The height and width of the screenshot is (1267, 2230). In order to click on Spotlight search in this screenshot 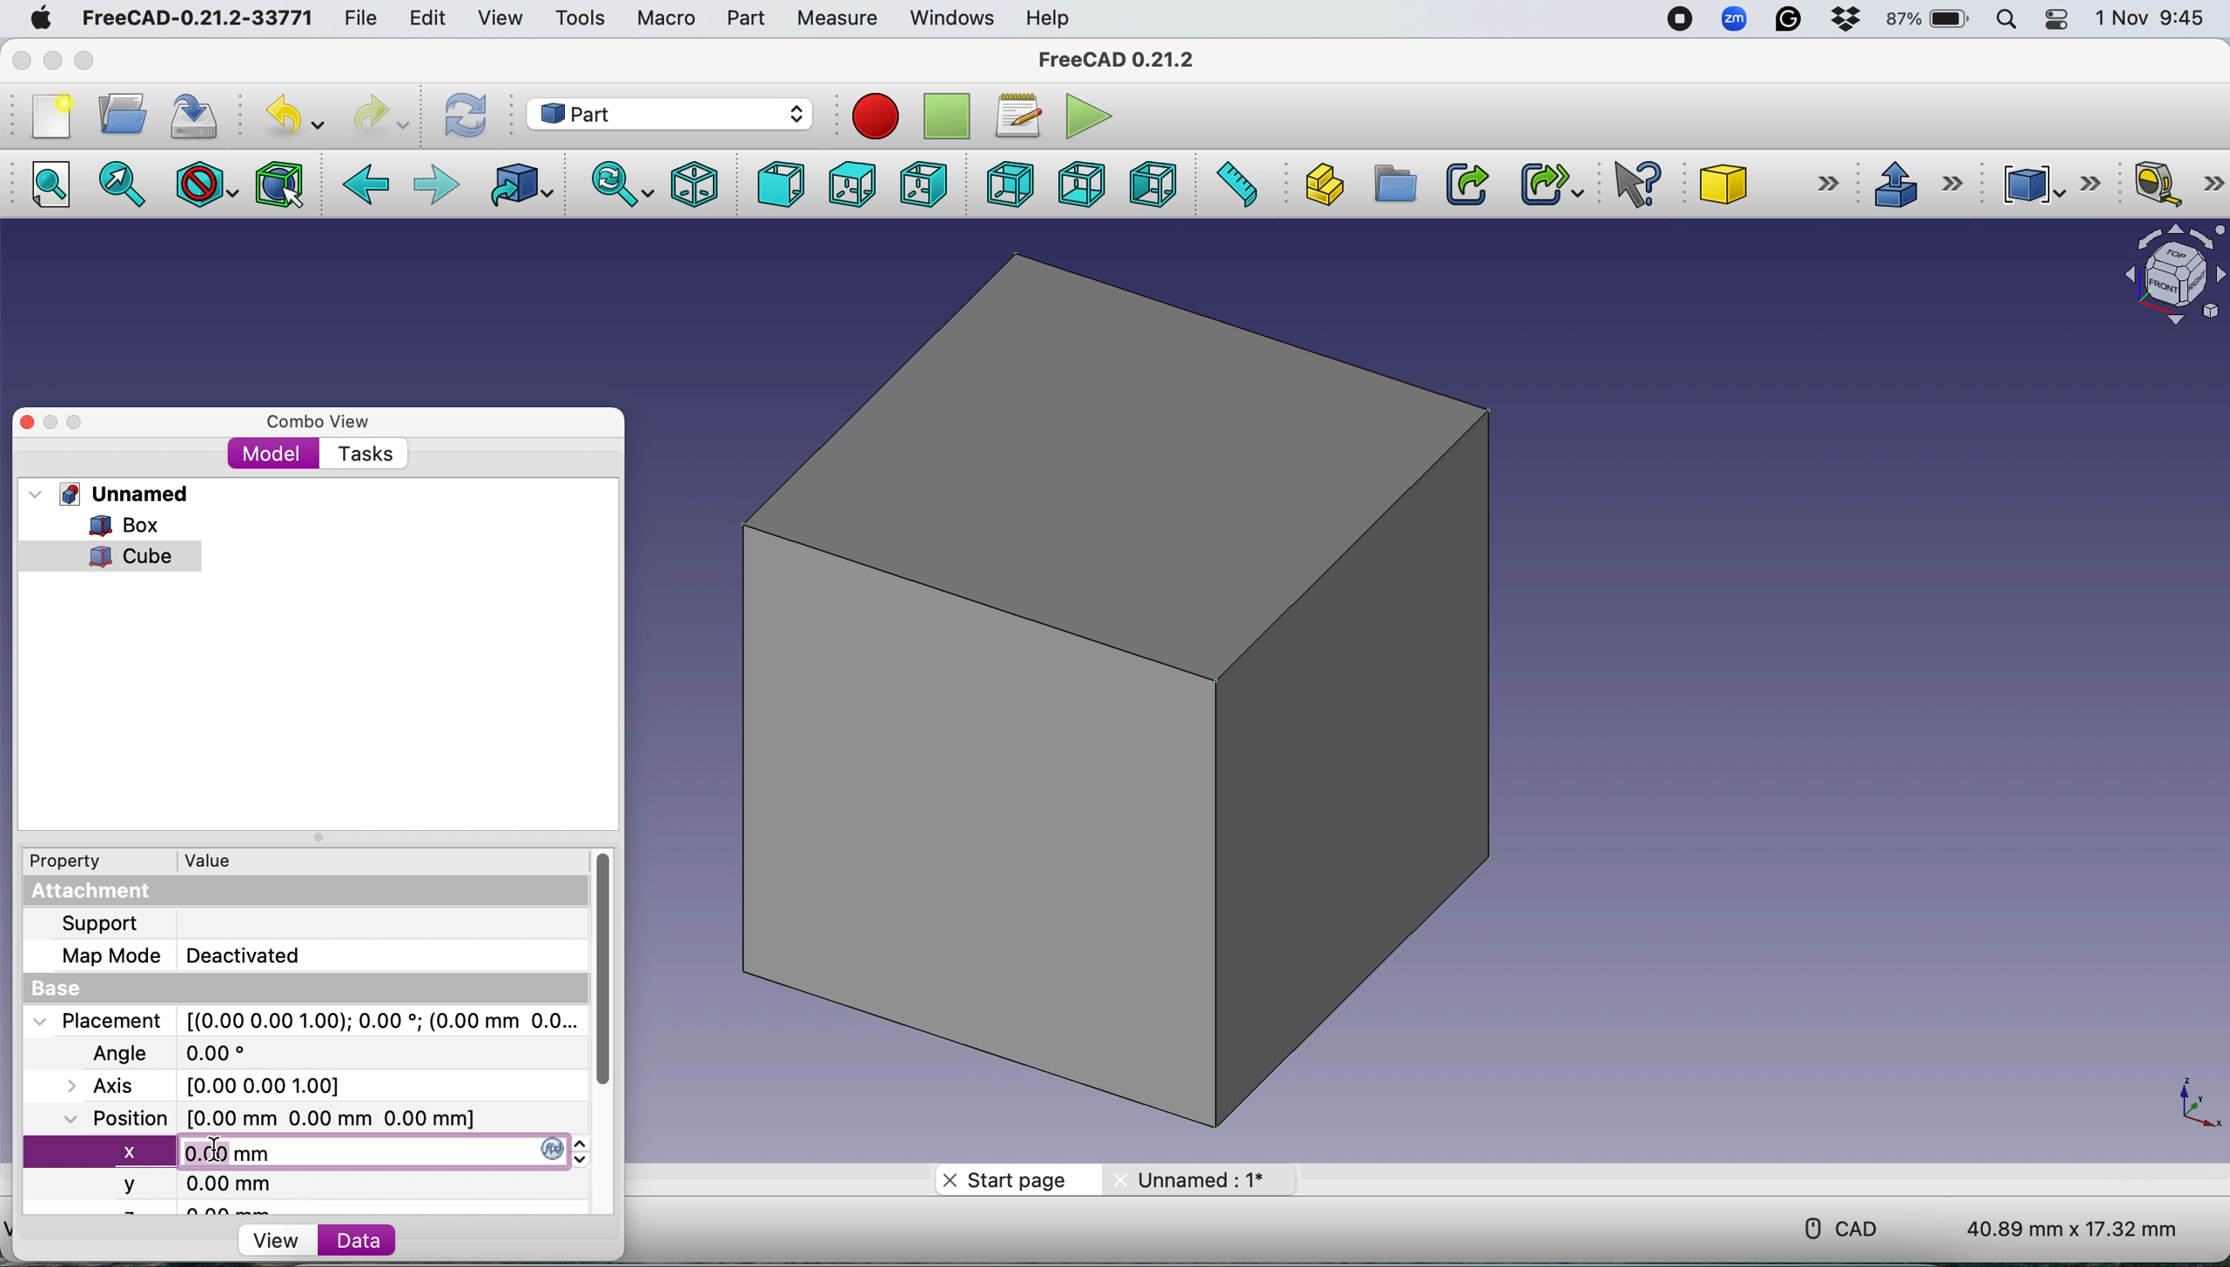, I will do `click(2011, 19)`.